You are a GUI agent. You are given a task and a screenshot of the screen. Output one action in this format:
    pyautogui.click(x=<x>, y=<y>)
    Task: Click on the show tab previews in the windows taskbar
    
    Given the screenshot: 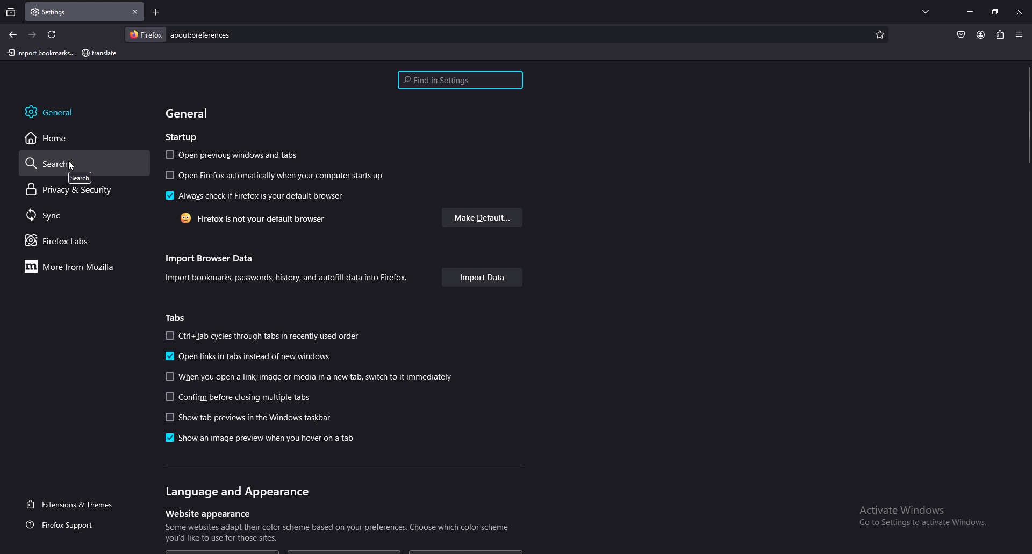 What is the action you would take?
    pyautogui.click(x=249, y=417)
    